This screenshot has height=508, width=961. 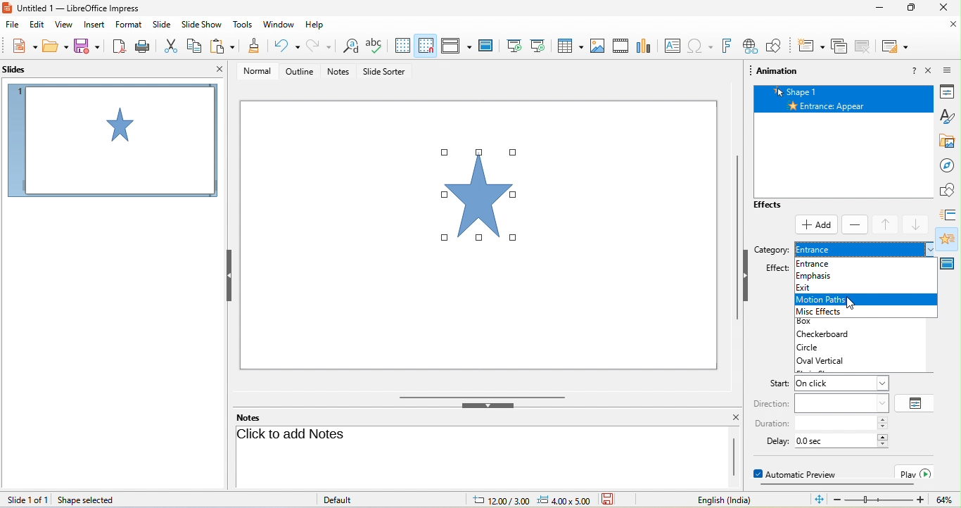 I want to click on exit, so click(x=833, y=288).